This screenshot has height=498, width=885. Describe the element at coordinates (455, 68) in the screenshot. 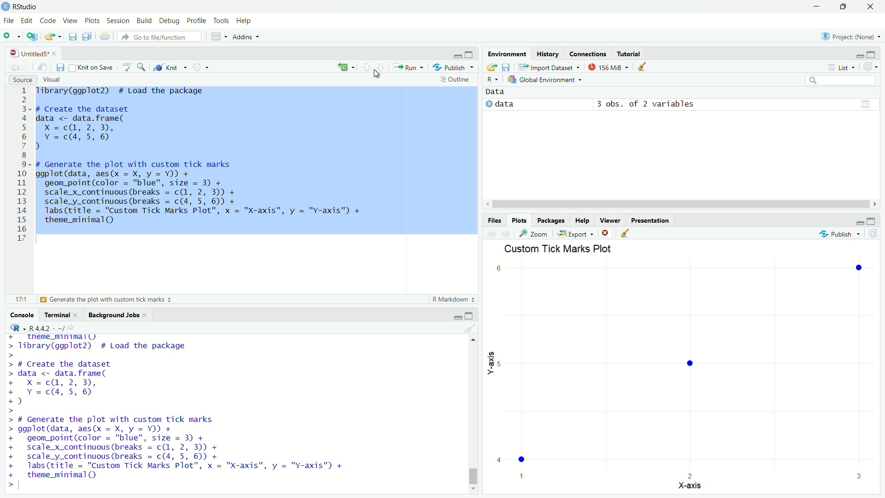

I see `publish` at that location.